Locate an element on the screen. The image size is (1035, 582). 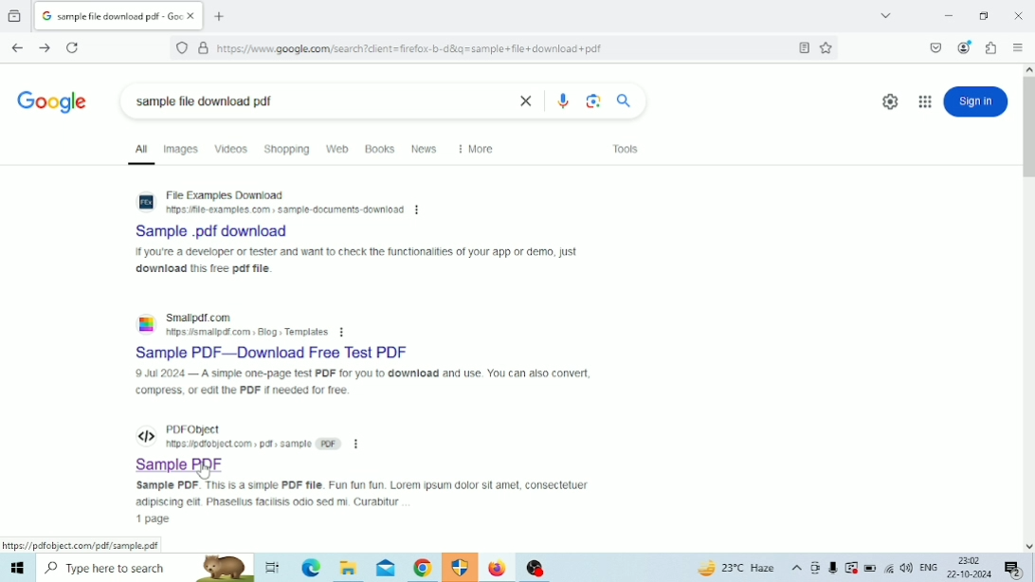
website name is located at coordinates (203, 317).